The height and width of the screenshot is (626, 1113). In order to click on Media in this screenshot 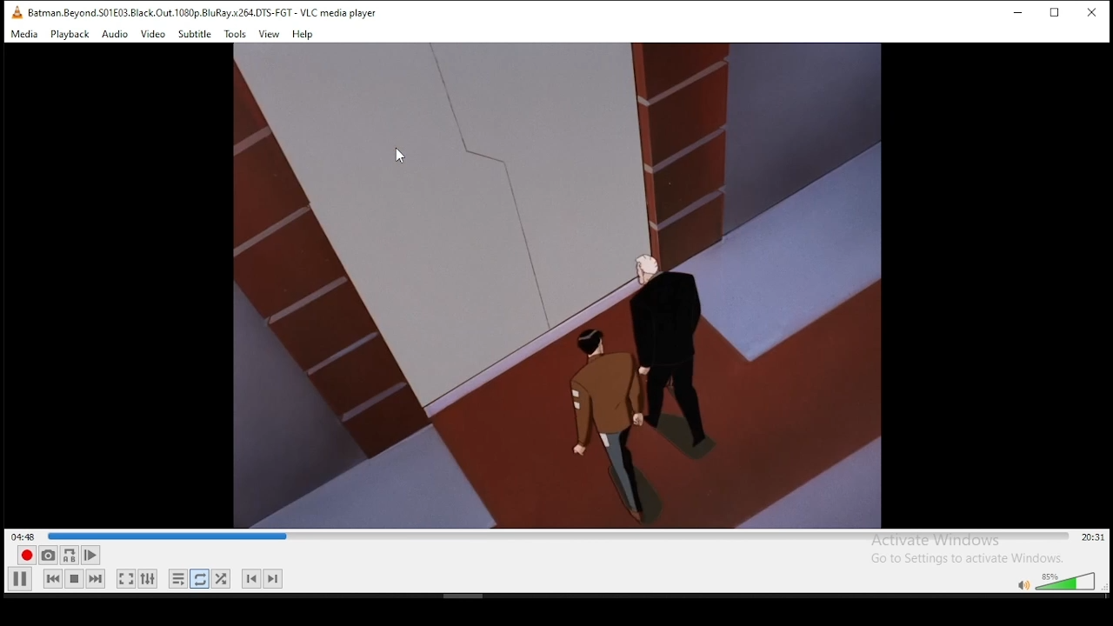, I will do `click(25, 35)`.